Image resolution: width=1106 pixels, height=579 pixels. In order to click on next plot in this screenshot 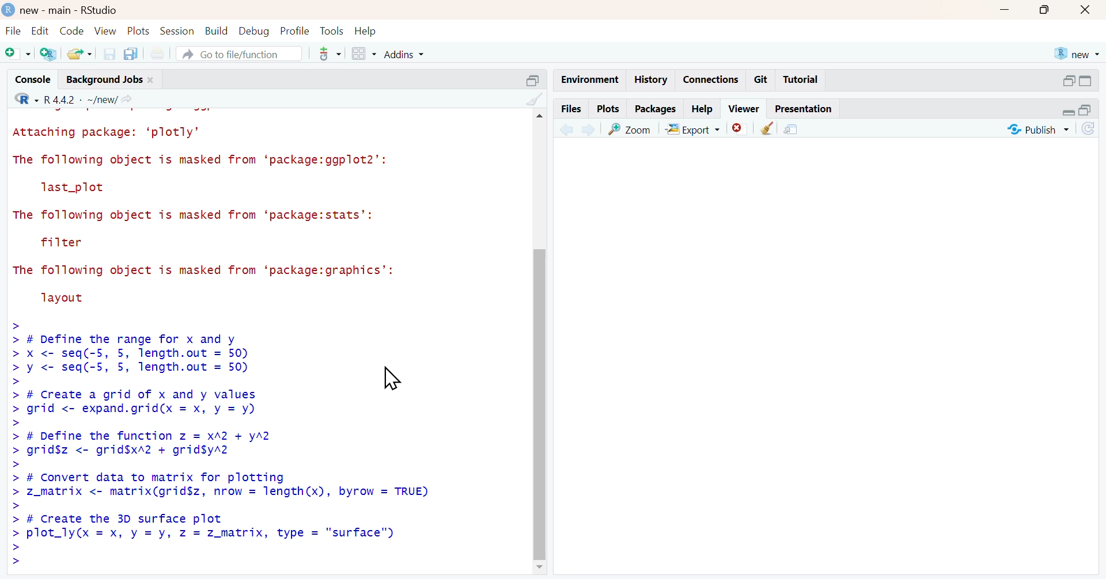, I will do `click(588, 128)`.